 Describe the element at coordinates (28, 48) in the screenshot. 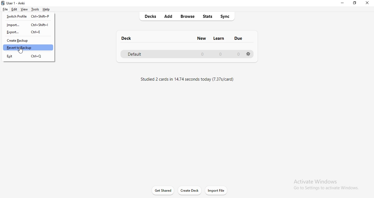

I see `revert to Backup` at that location.